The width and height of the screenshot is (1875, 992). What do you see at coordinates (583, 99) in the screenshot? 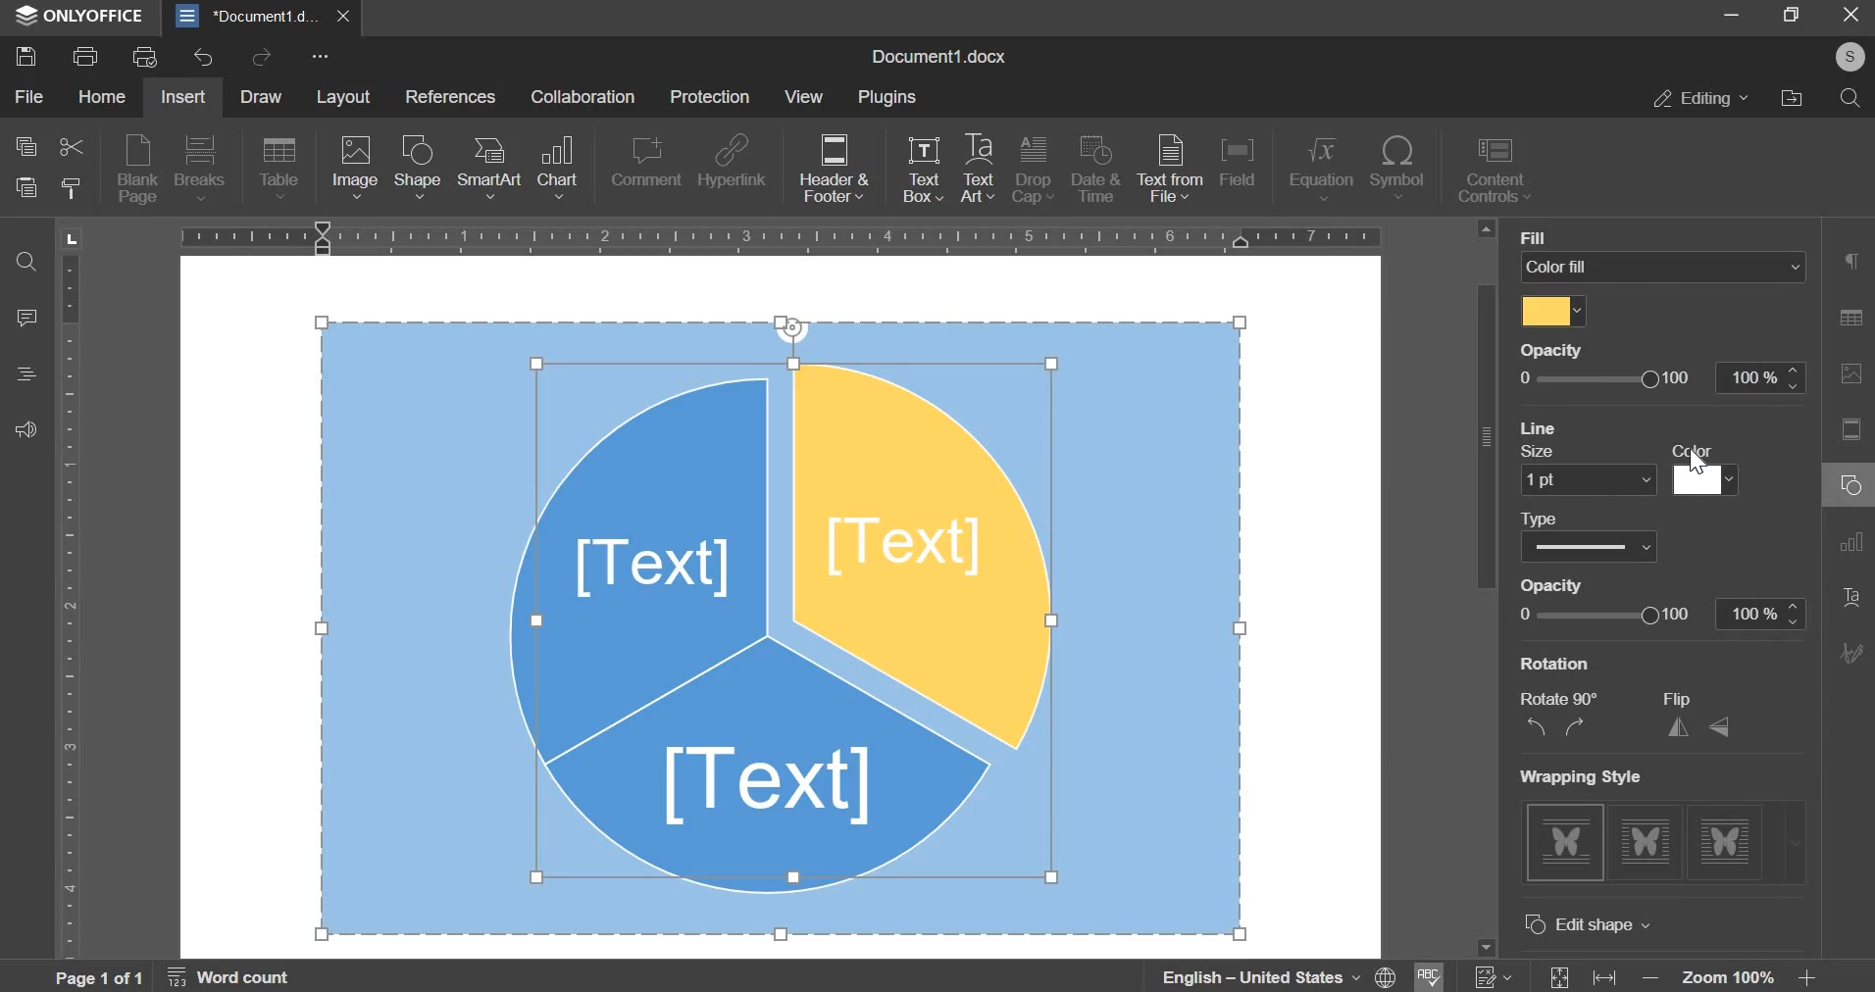
I see `collaboration` at bounding box center [583, 99].